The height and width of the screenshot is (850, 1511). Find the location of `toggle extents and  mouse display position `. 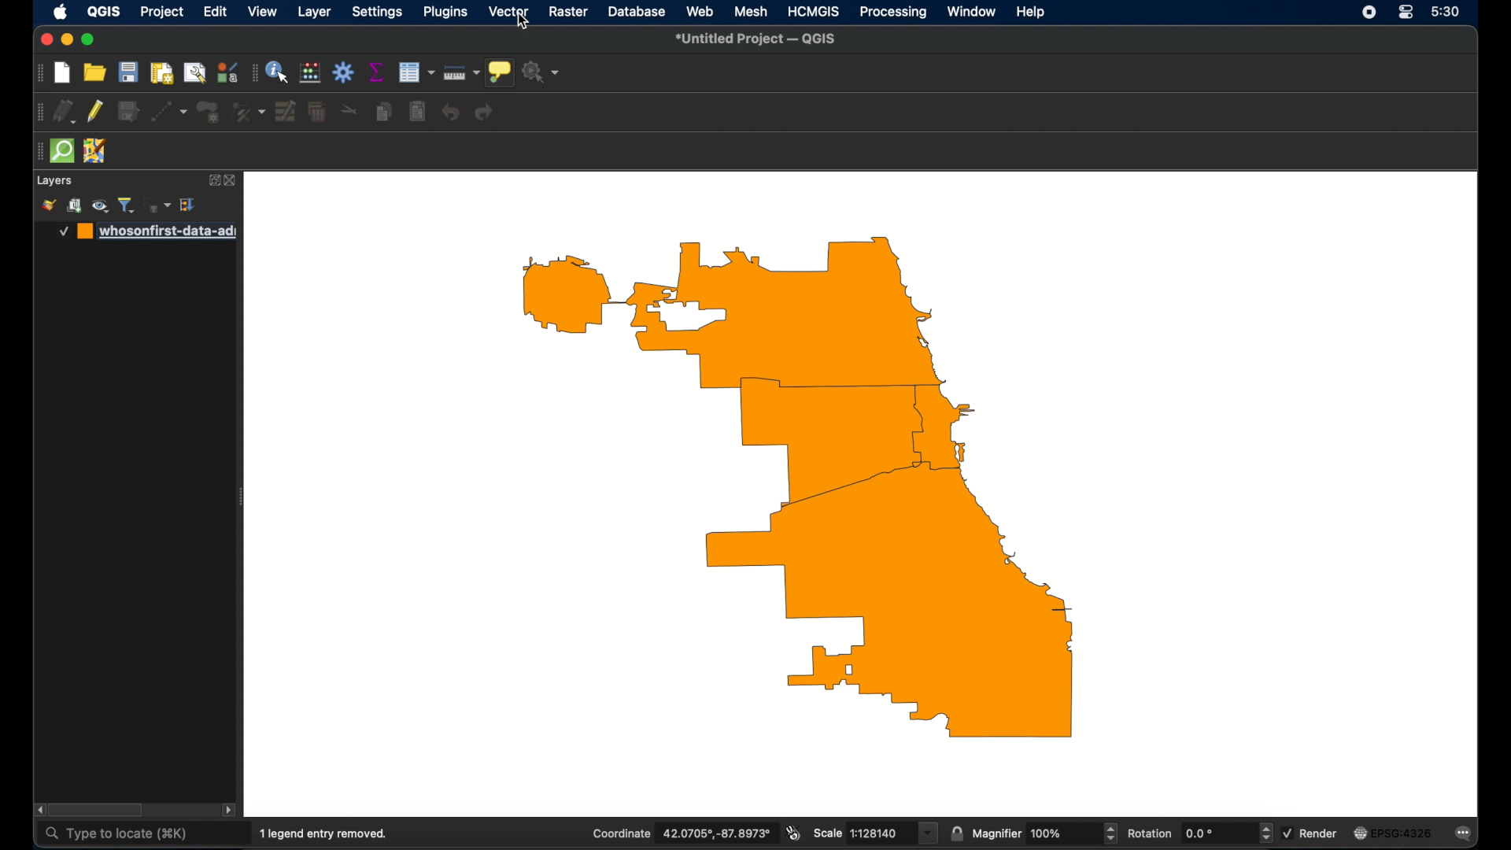

toggle extents and  mouse display position  is located at coordinates (793, 832).